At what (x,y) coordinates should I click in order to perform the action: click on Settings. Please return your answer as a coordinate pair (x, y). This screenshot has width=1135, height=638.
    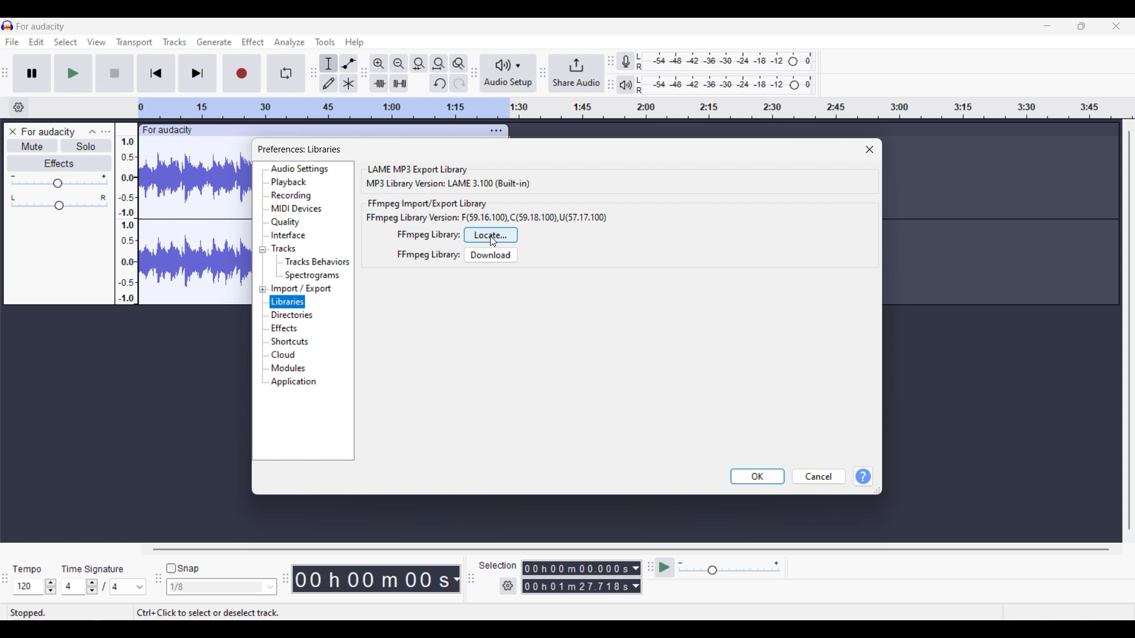
    Looking at the image, I should click on (508, 586).